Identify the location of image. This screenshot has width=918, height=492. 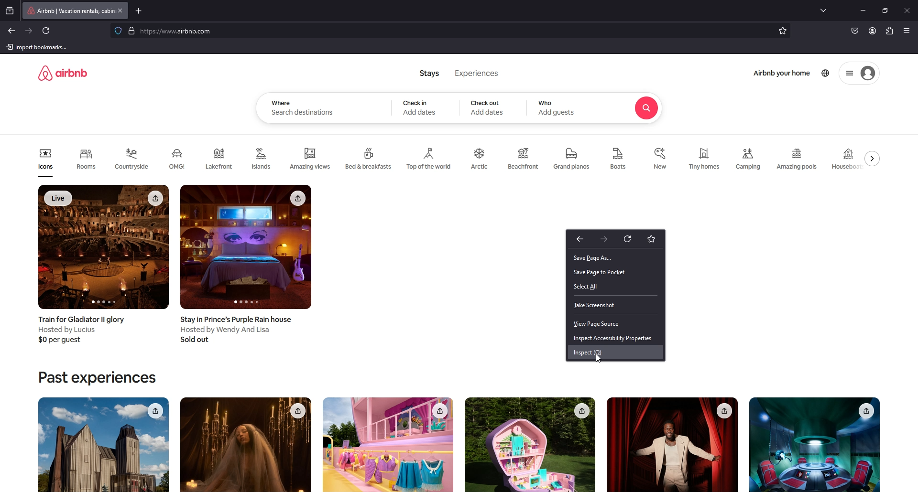
(104, 247).